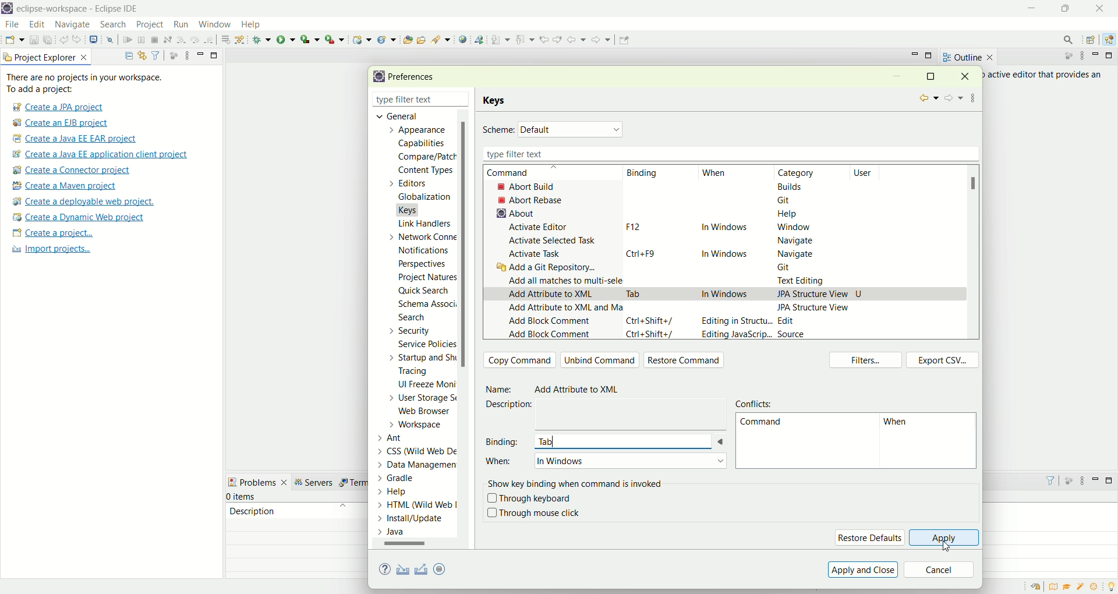  I want to click on command, so click(520, 173).